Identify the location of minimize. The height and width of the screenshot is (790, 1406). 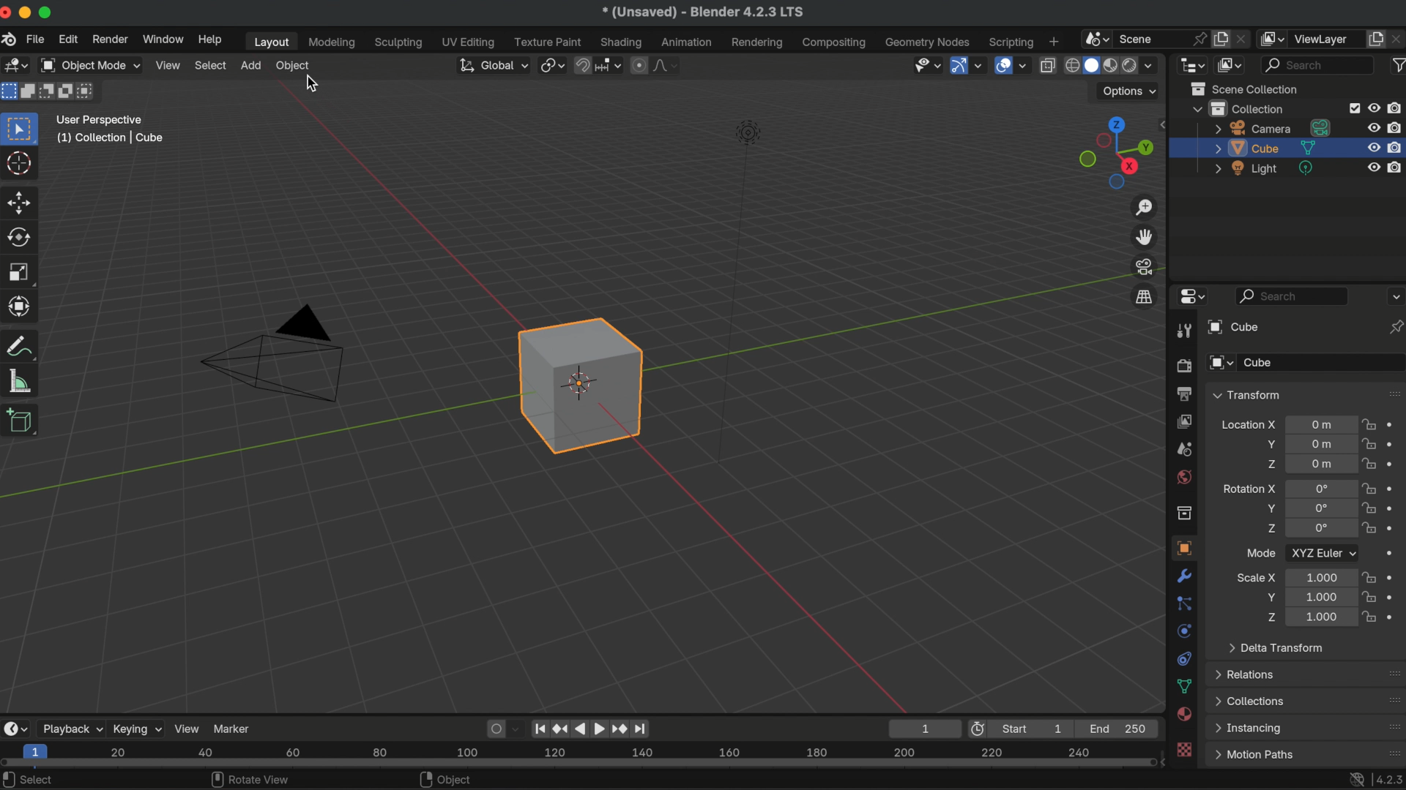
(28, 12).